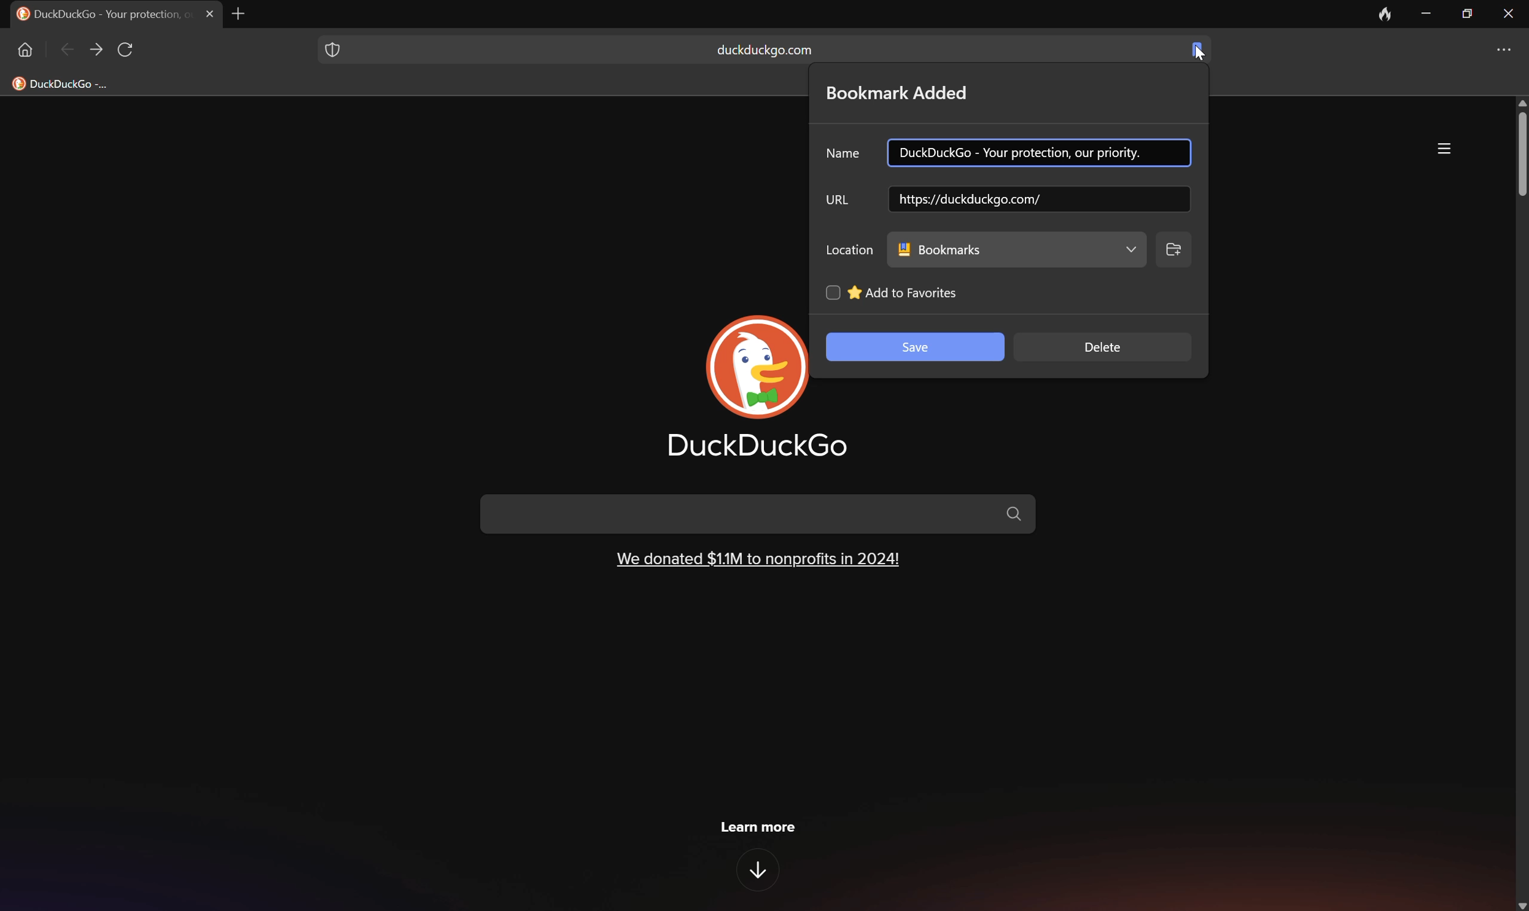 The image size is (1529, 911). Describe the element at coordinates (68, 52) in the screenshot. I see `Previous` at that location.